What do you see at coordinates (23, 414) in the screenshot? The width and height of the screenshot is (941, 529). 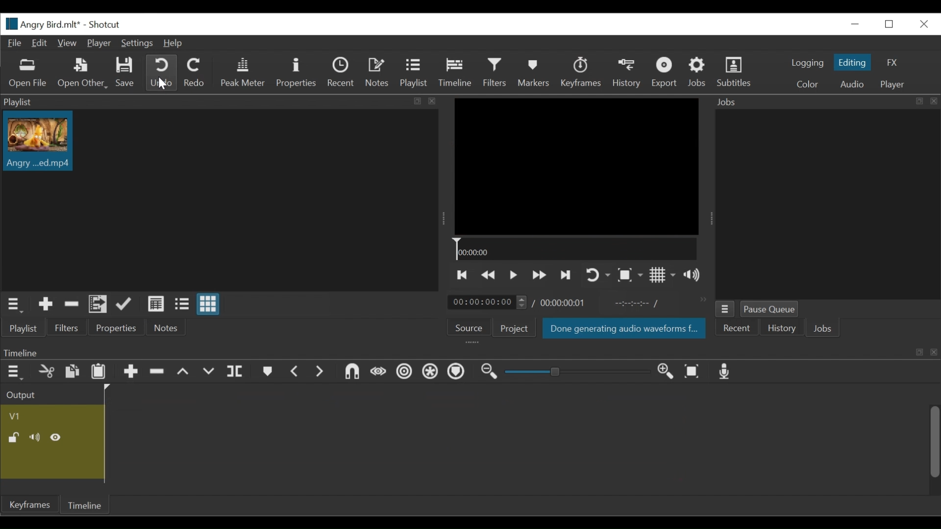 I see `Video Track Name` at bounding box center [23, 414].